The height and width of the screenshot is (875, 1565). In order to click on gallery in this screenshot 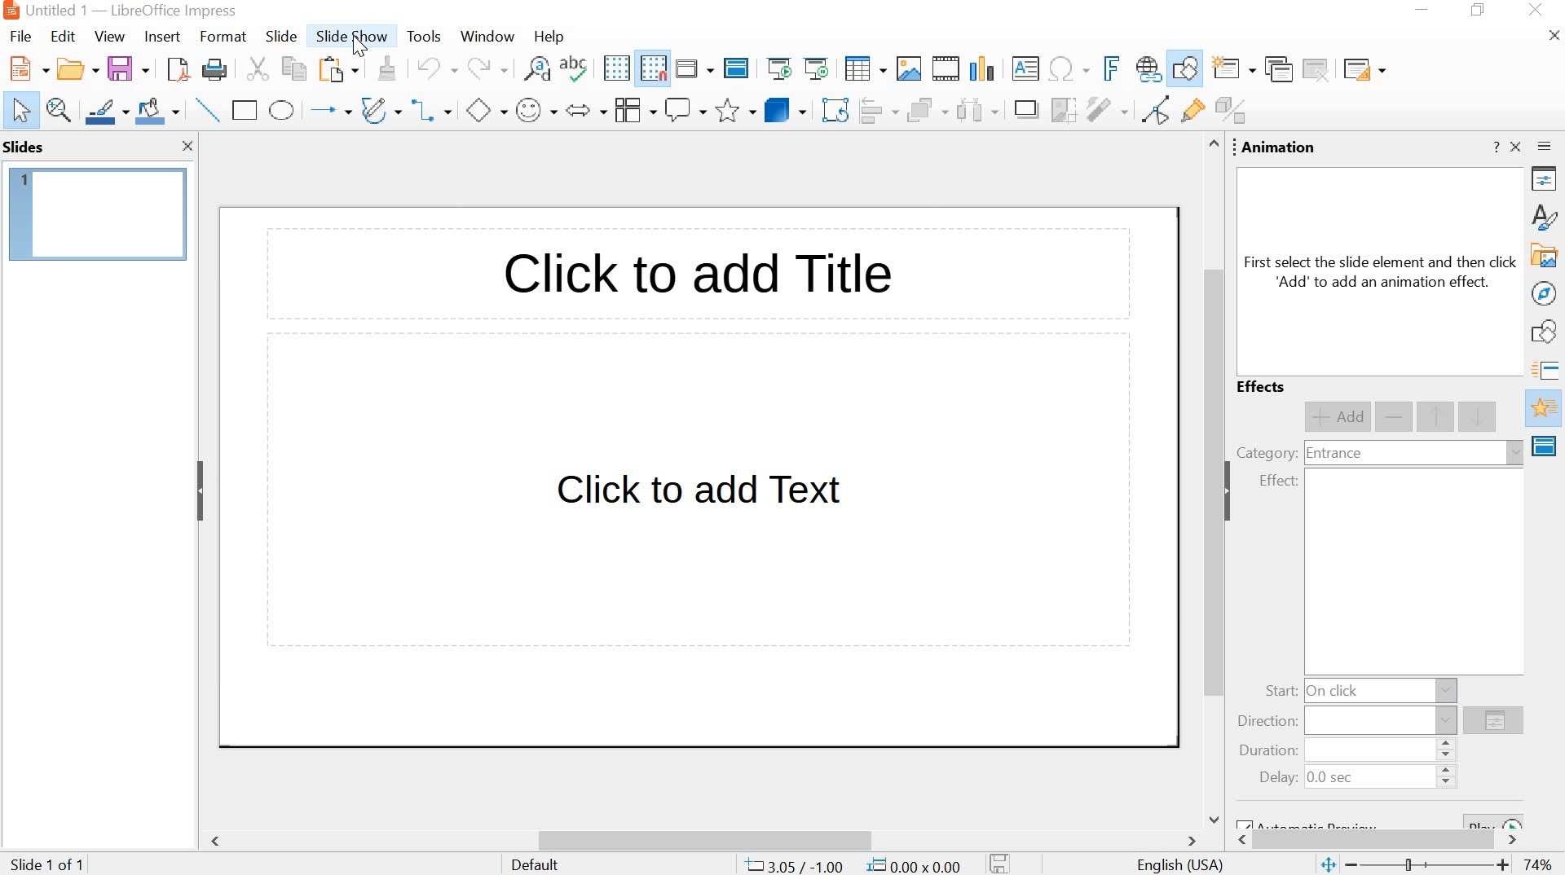, I will do `click(1545, 257)`.